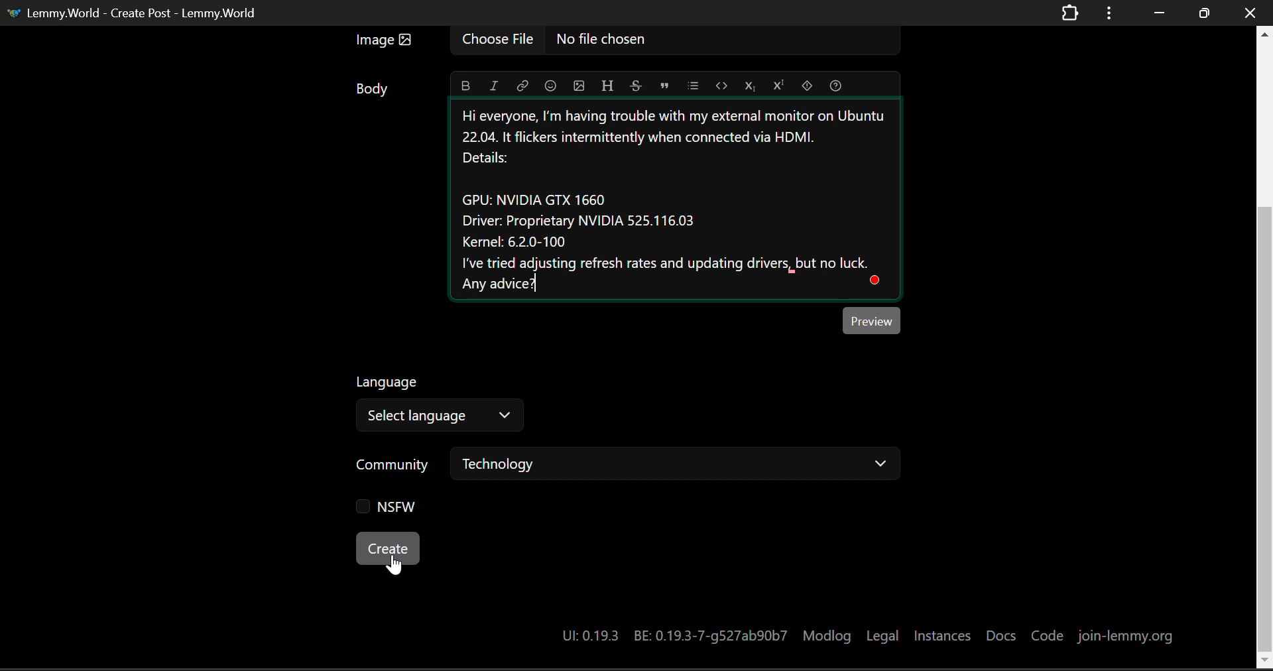 The width and height of the screenshot is (1273, 671). I want to click on Header, so click(606, 84).